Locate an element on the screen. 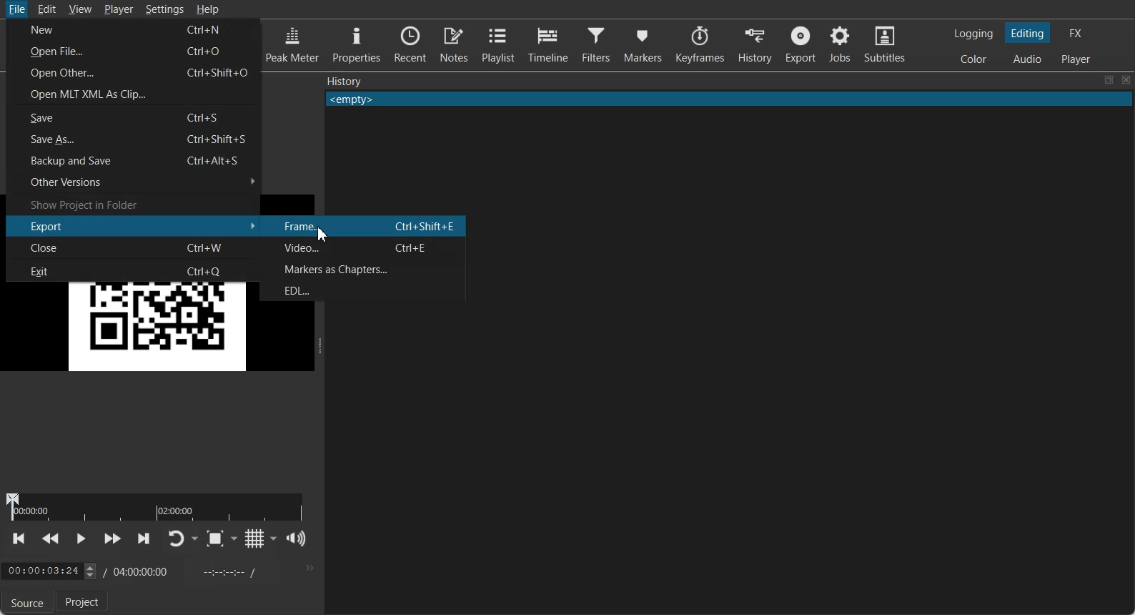 The height and width of the screenshot is (615, 1135). Switching to Player Only Layout is located at coordinates (1078, 59).